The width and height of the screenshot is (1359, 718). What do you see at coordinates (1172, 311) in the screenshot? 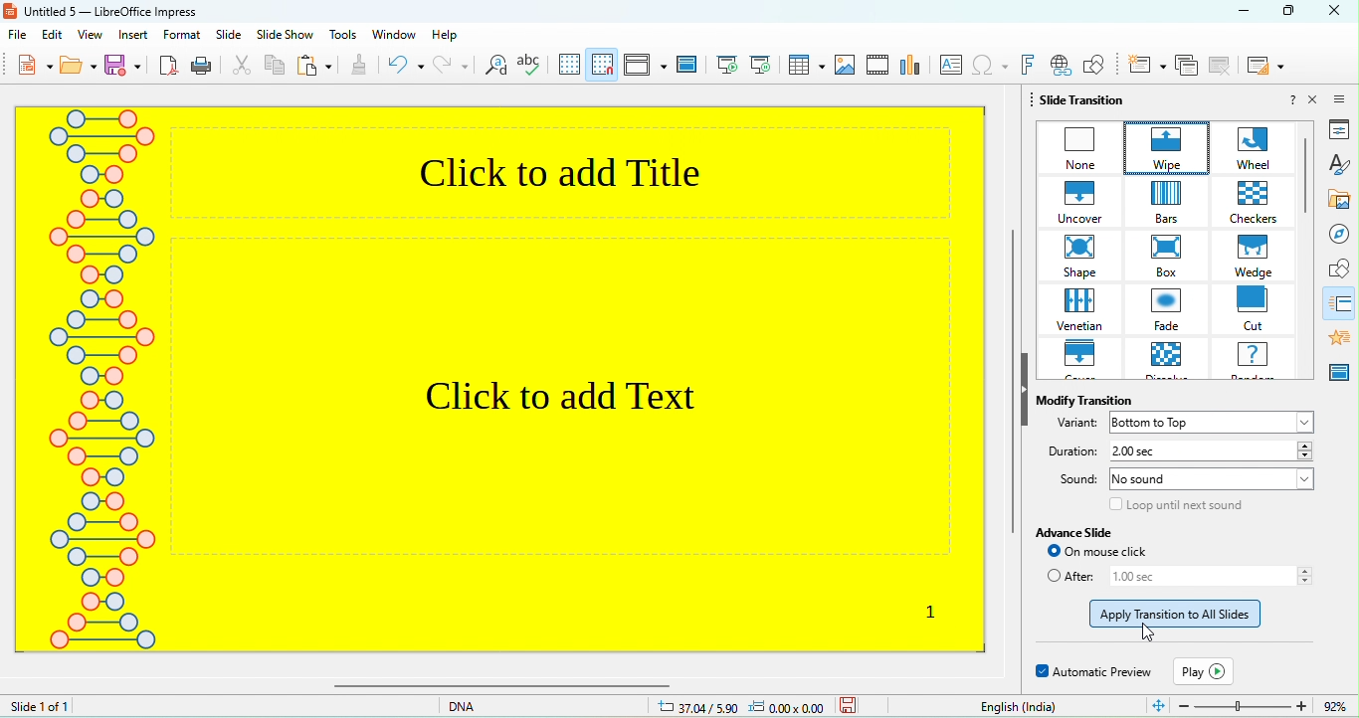
I see `fade` at bounding box center [1172, 311].